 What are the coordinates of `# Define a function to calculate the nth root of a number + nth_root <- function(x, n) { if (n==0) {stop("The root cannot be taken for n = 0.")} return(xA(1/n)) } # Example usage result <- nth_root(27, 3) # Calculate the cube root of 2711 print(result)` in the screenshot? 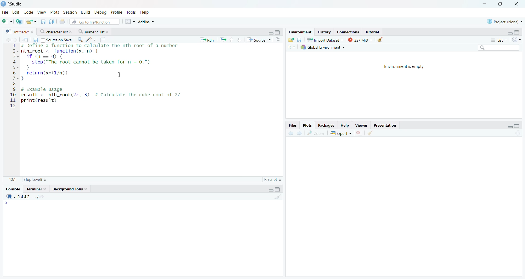 It's located at (112, 75).